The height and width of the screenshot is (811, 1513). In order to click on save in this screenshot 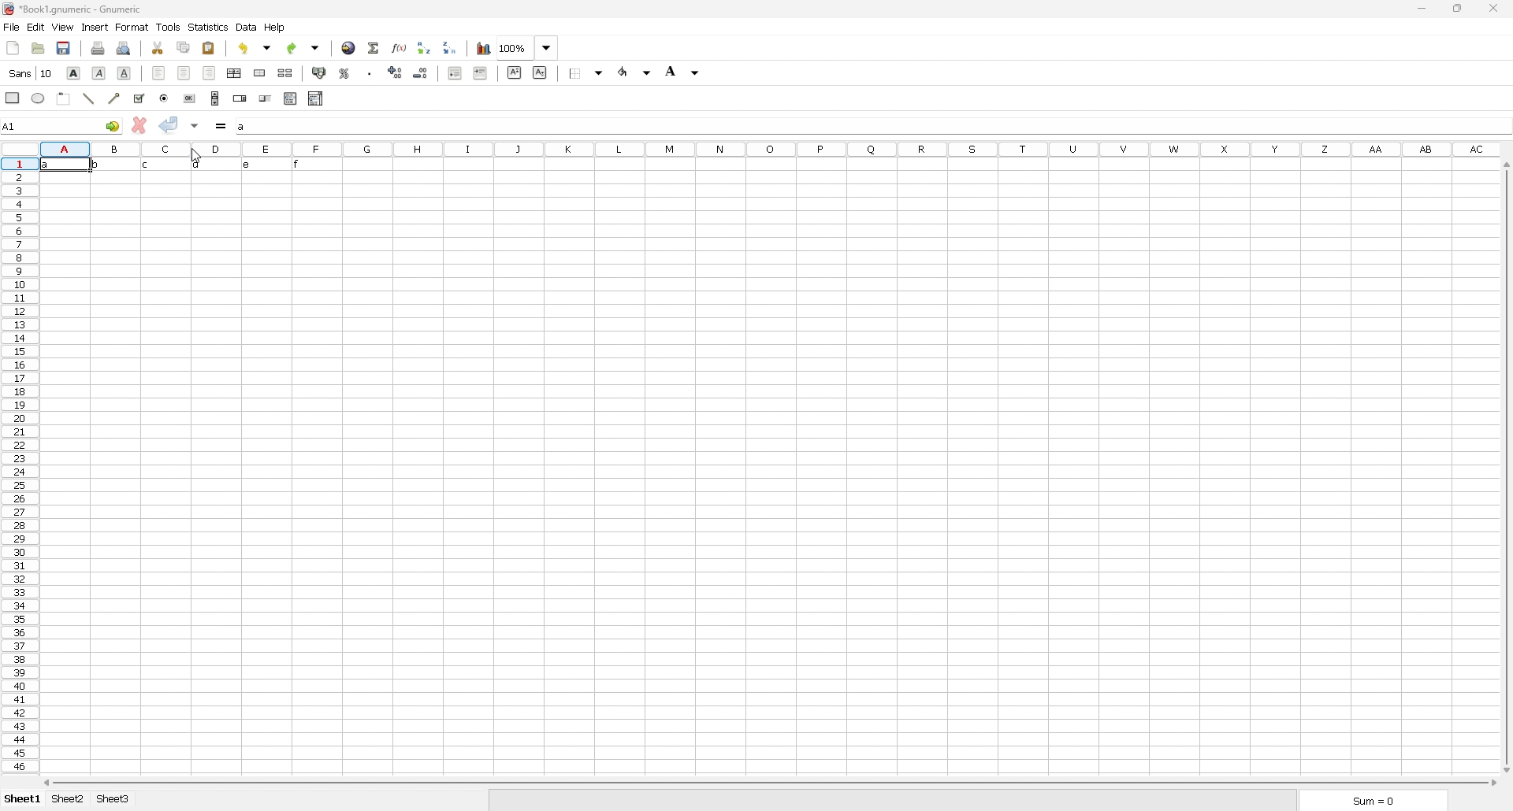, I will do `click(65, 46)`.